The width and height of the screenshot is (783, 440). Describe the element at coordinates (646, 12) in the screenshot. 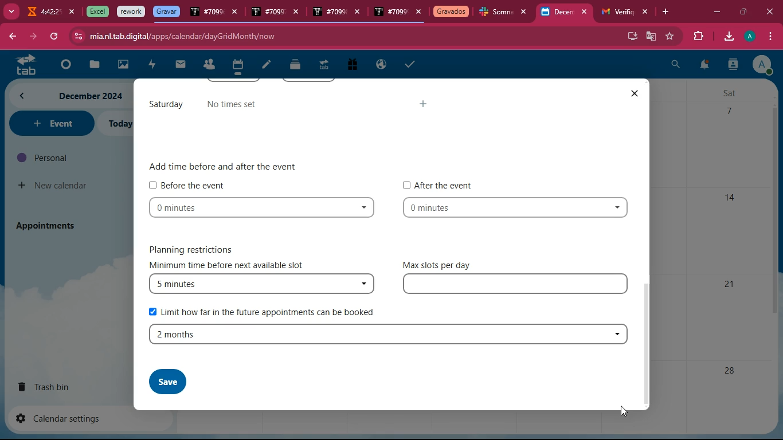

I see `close` at that location.